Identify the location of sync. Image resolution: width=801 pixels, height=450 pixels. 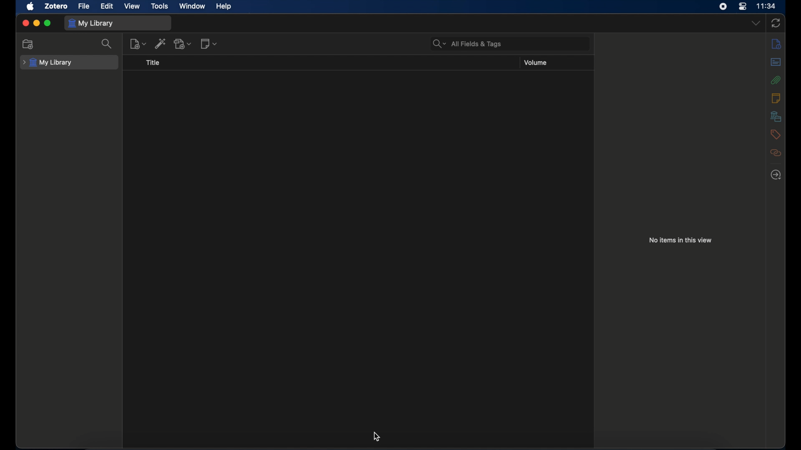
(776, 23).